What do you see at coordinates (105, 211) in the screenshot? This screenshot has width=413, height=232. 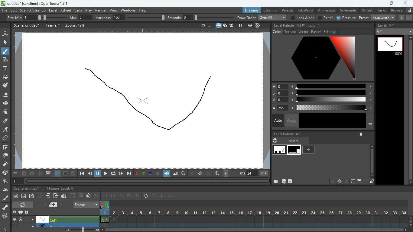 I see `selected frame` at bounding box center [105, 211].